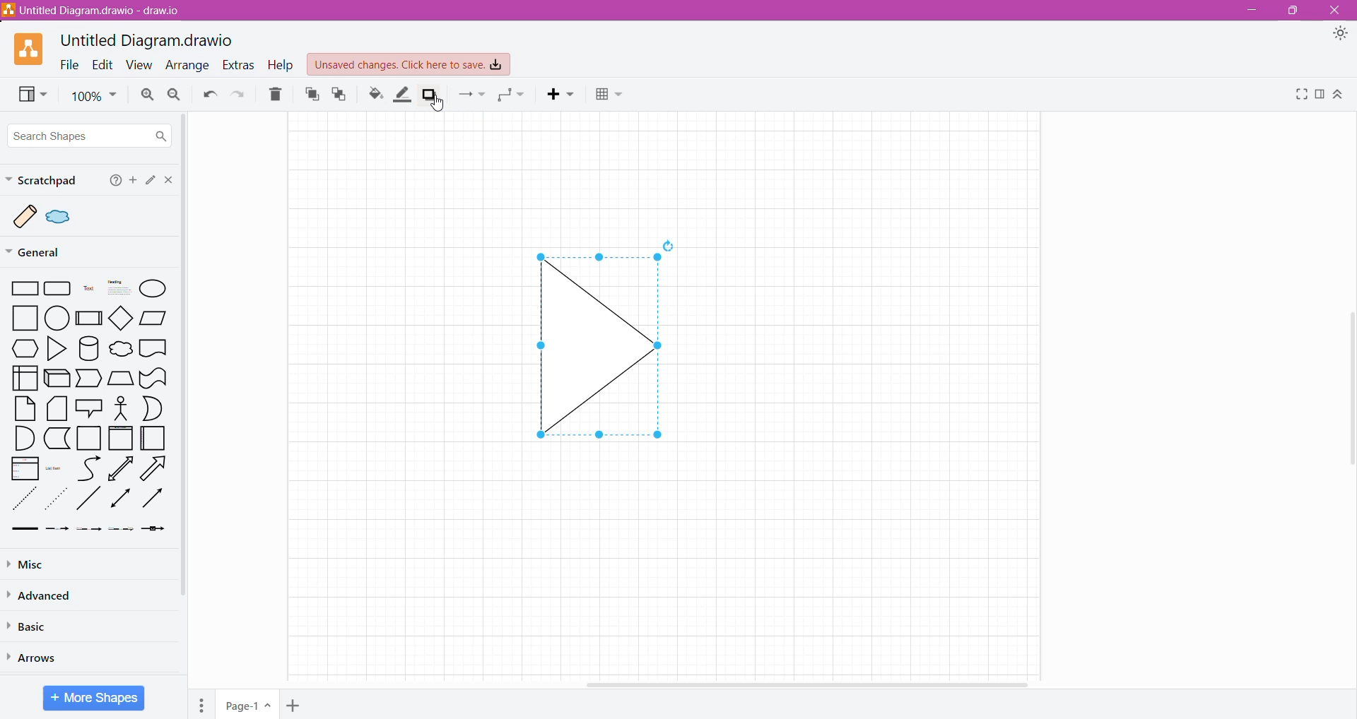 The height and width of the screenshot is (719, 1357). Describe the element at coordinates (1349, 391) in the screenshot. I see `Vertical Scroll Bar` at that location.